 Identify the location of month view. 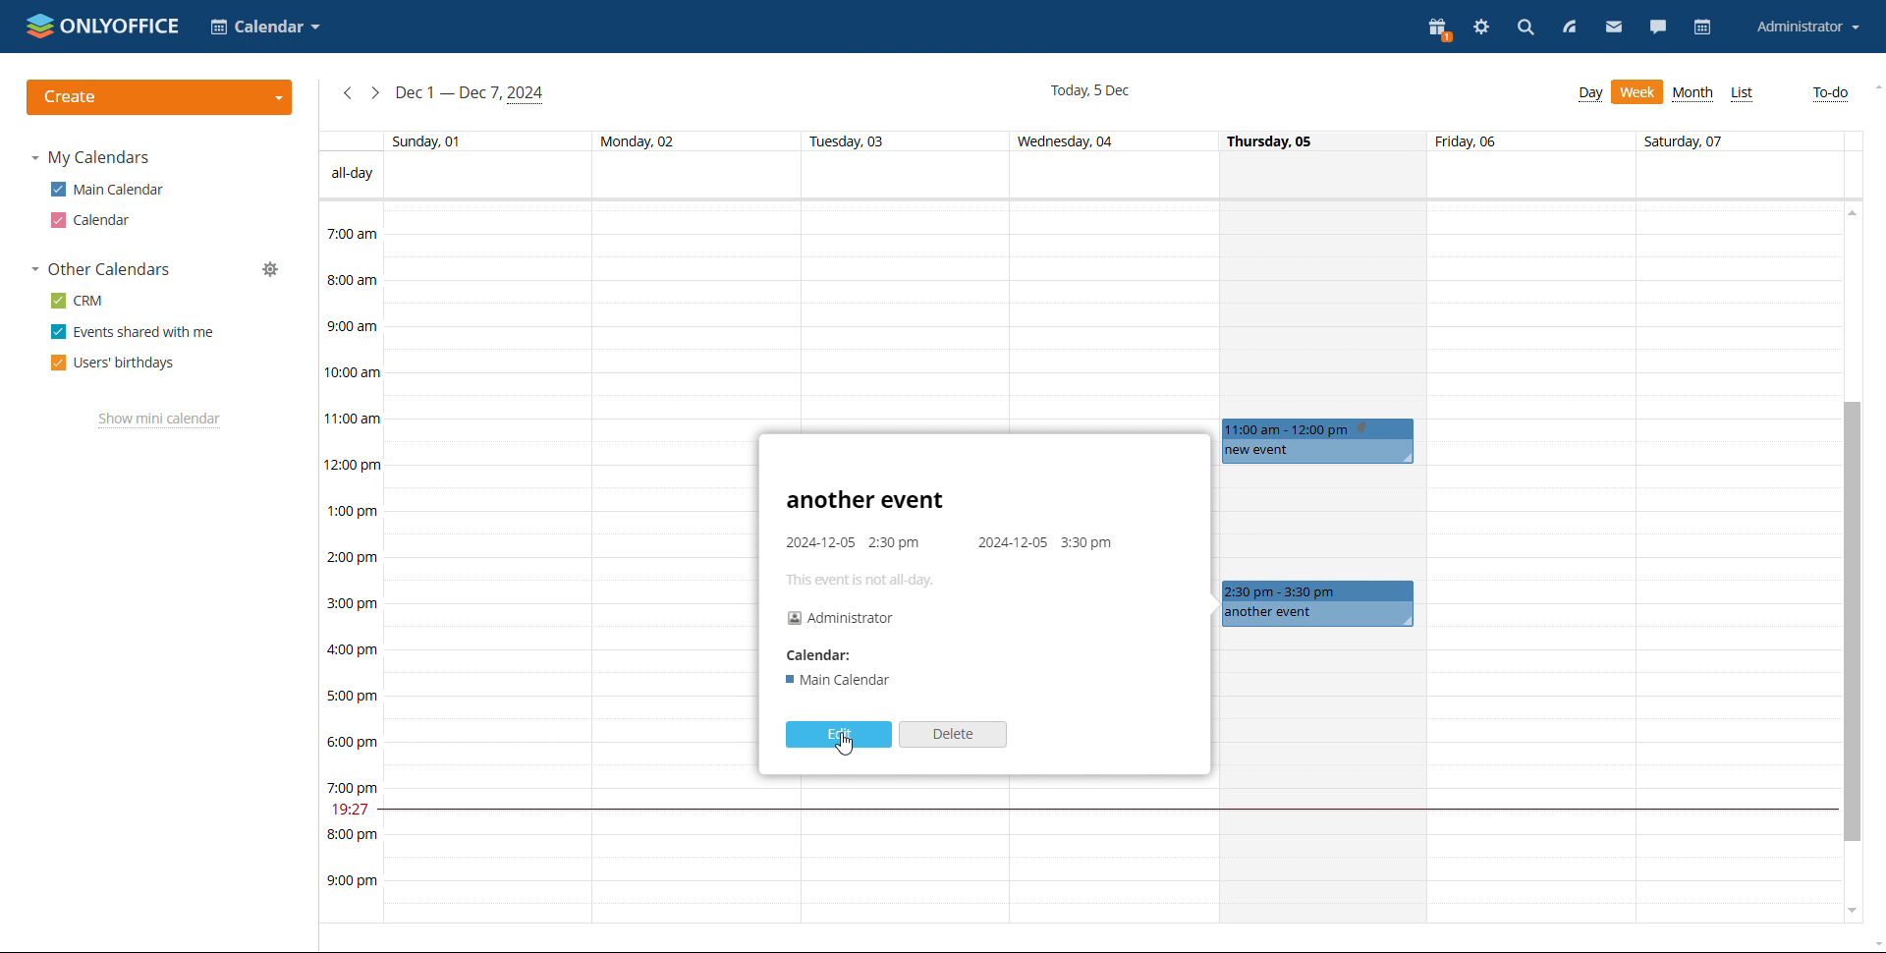
(1693, 94).